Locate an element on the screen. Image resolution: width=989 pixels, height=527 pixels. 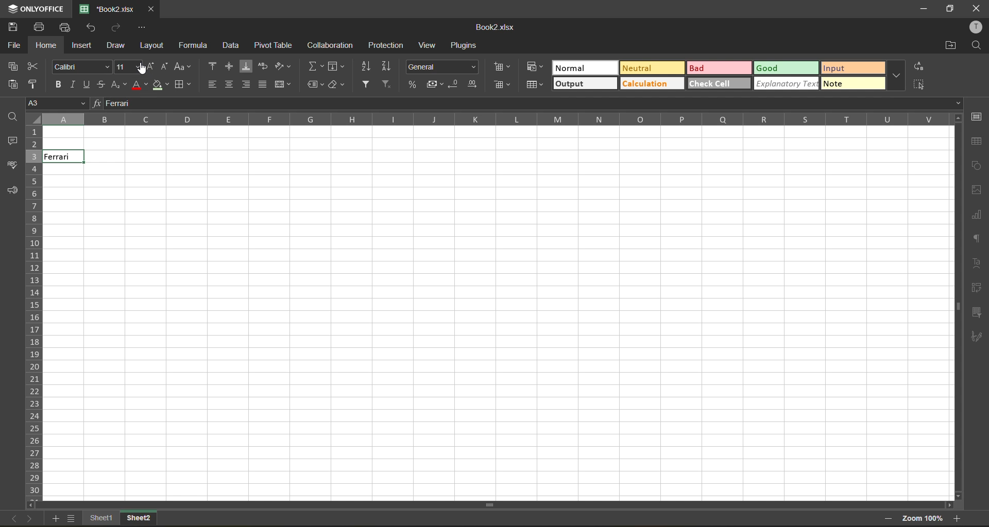
next is located at coordinates (32, 520).